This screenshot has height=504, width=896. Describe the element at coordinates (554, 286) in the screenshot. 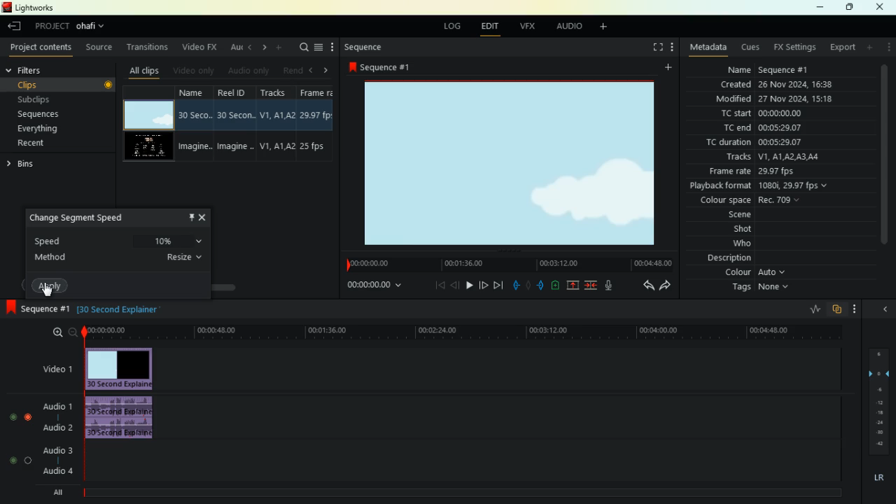

I see `battery` at that location.